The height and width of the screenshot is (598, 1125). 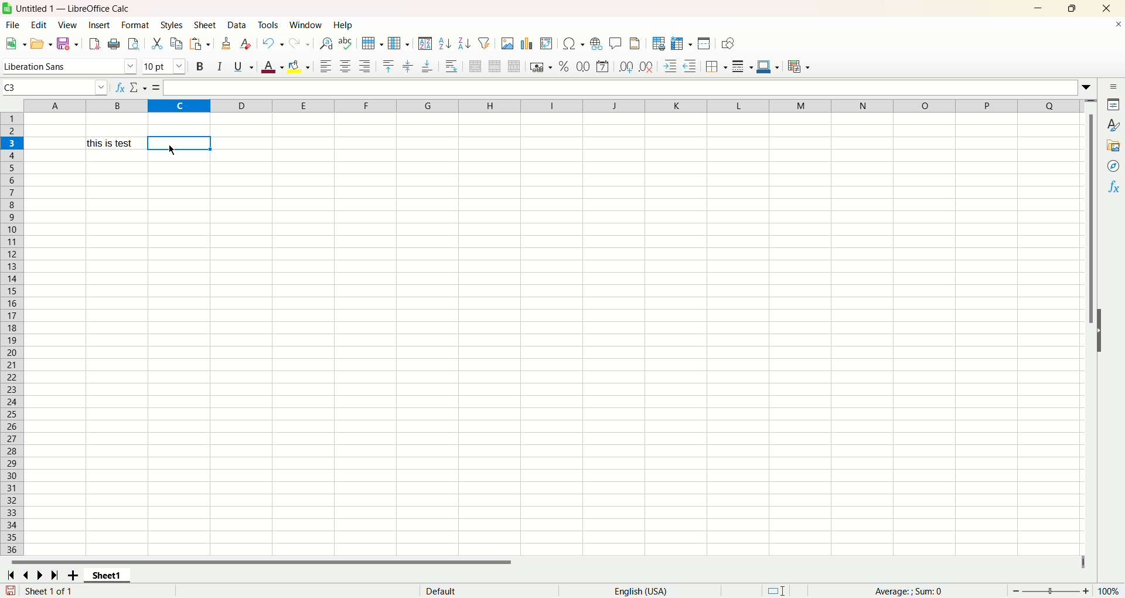 I want to click on sort descending, so click(x=463, y=42).